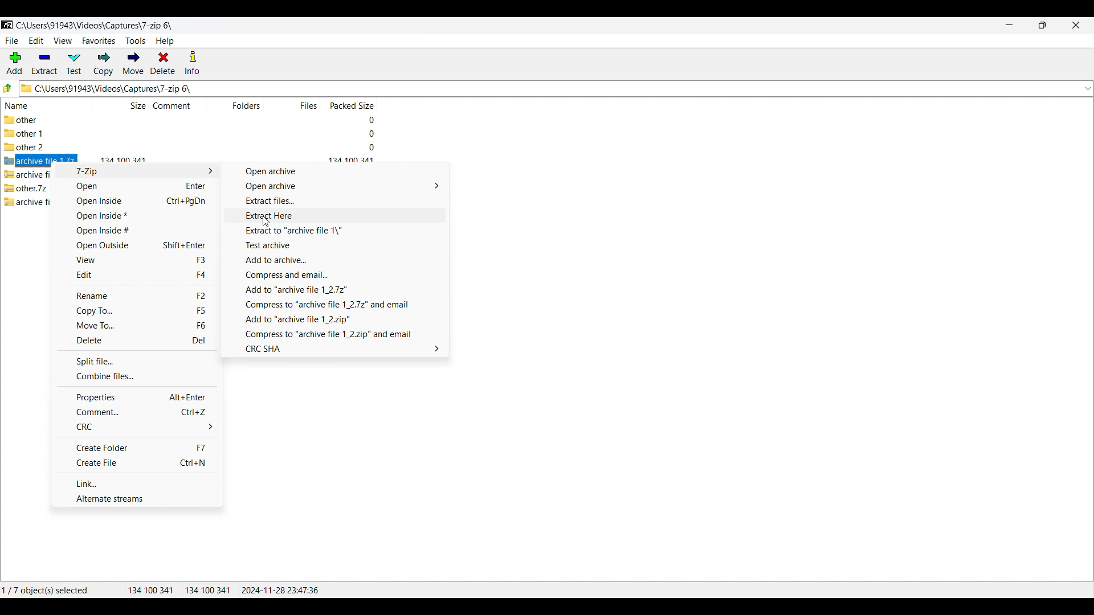 The width and height of the screenshot is (1094, 615). What do you see at coordinates (136, 397) in the screenshot?
I see `Properties` at bounding box center [136, 397].